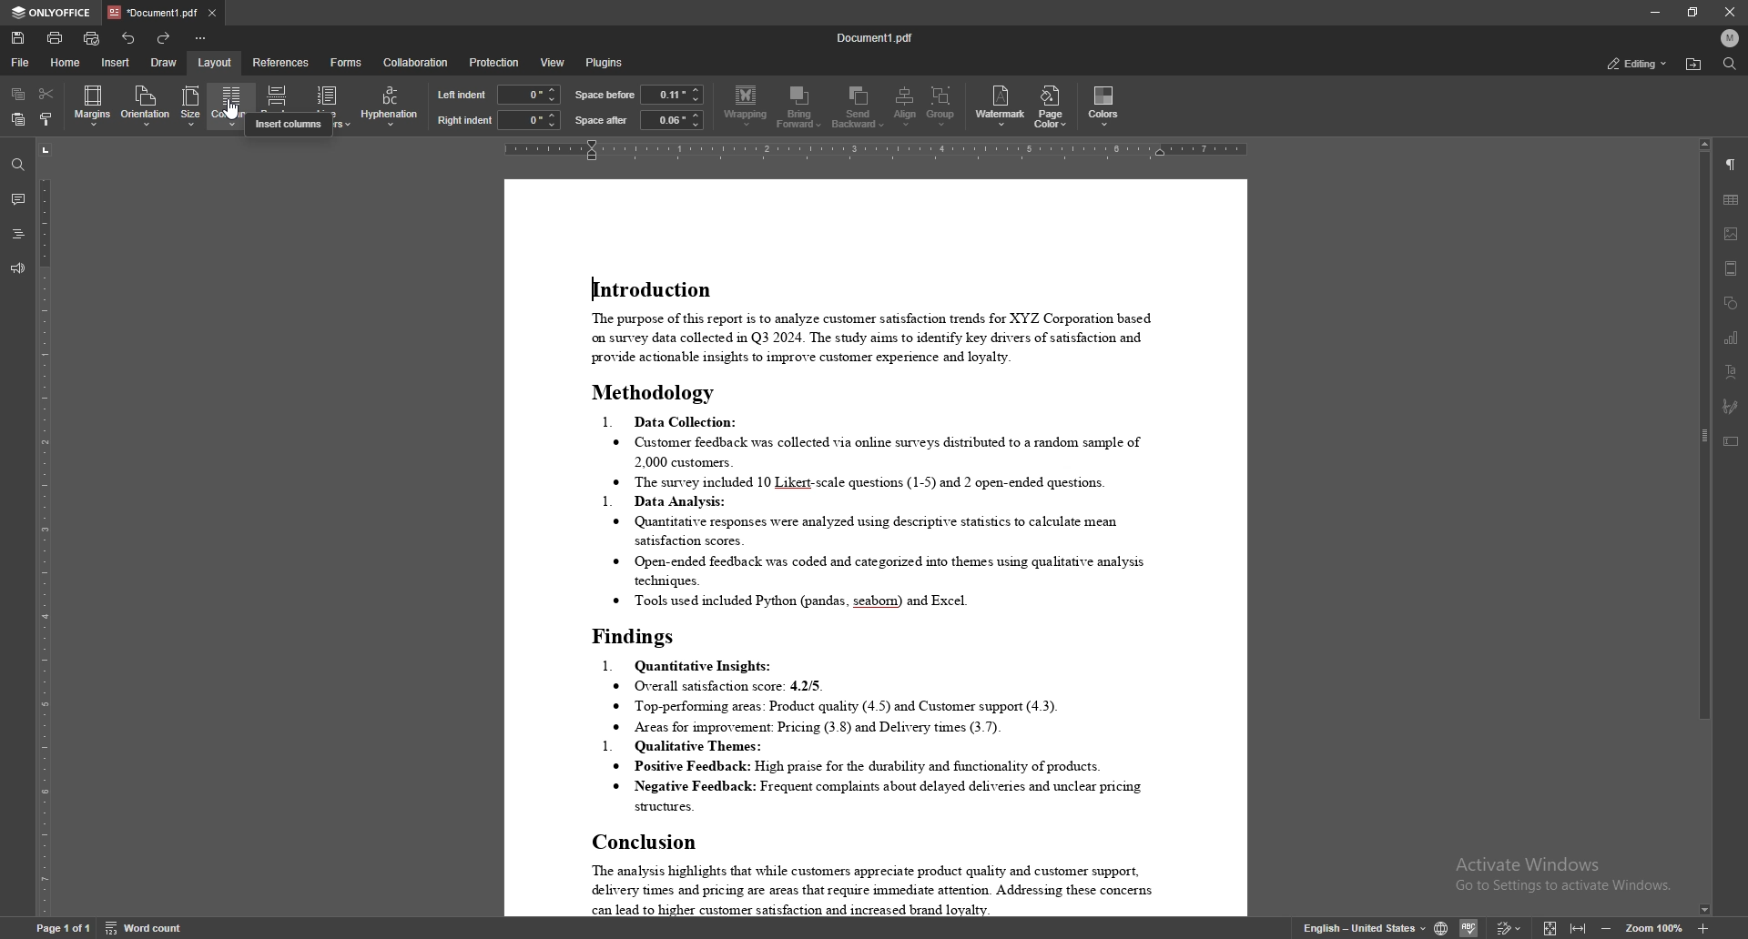 This screenshot has width=1748, height=939. Describe the element at coordinates (1509, 927) in the screenshot. I see `track changes` at that location.